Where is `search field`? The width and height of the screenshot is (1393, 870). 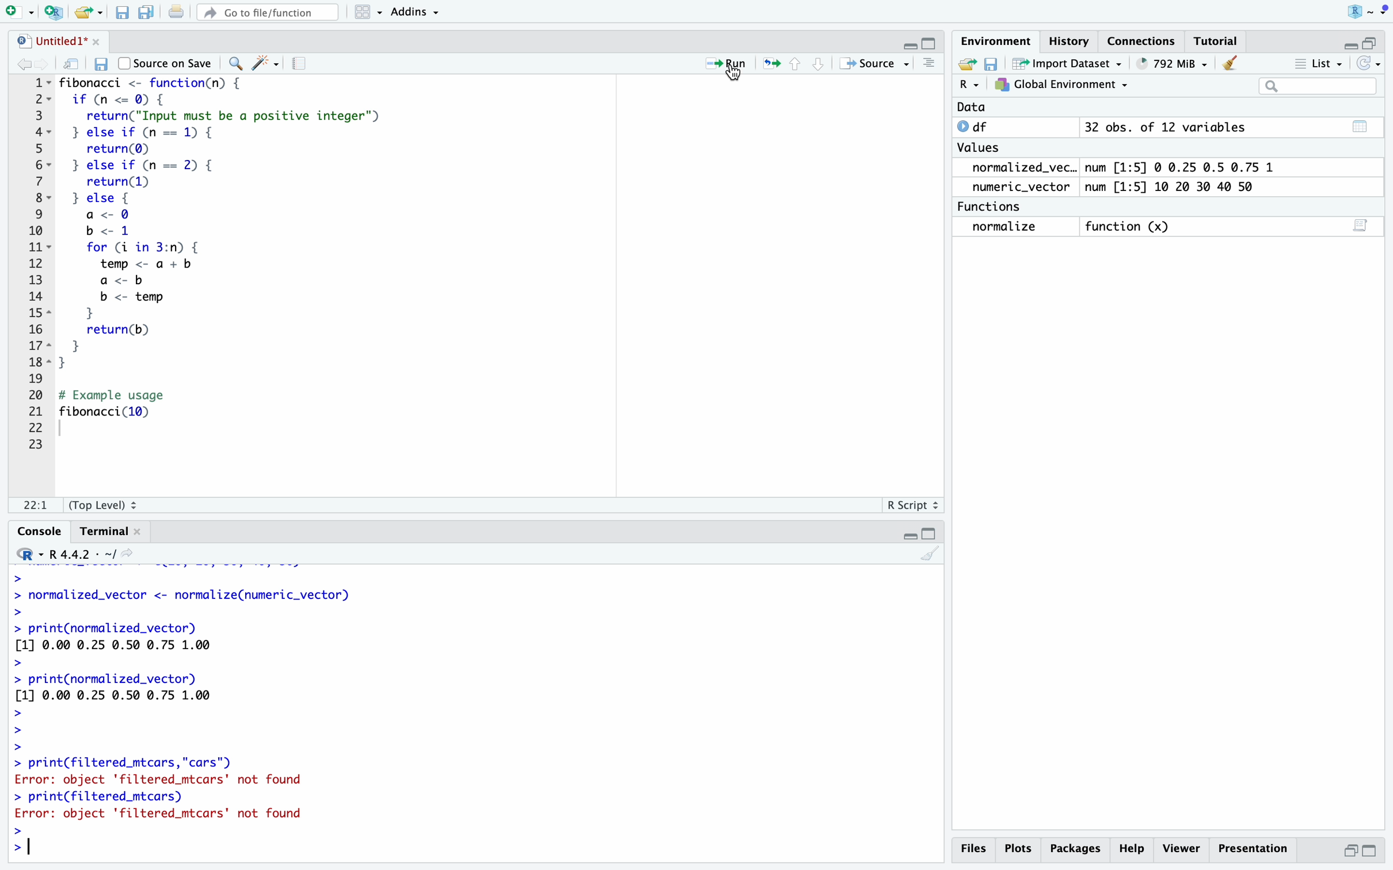 search field is located at coordinates (1322, 86).